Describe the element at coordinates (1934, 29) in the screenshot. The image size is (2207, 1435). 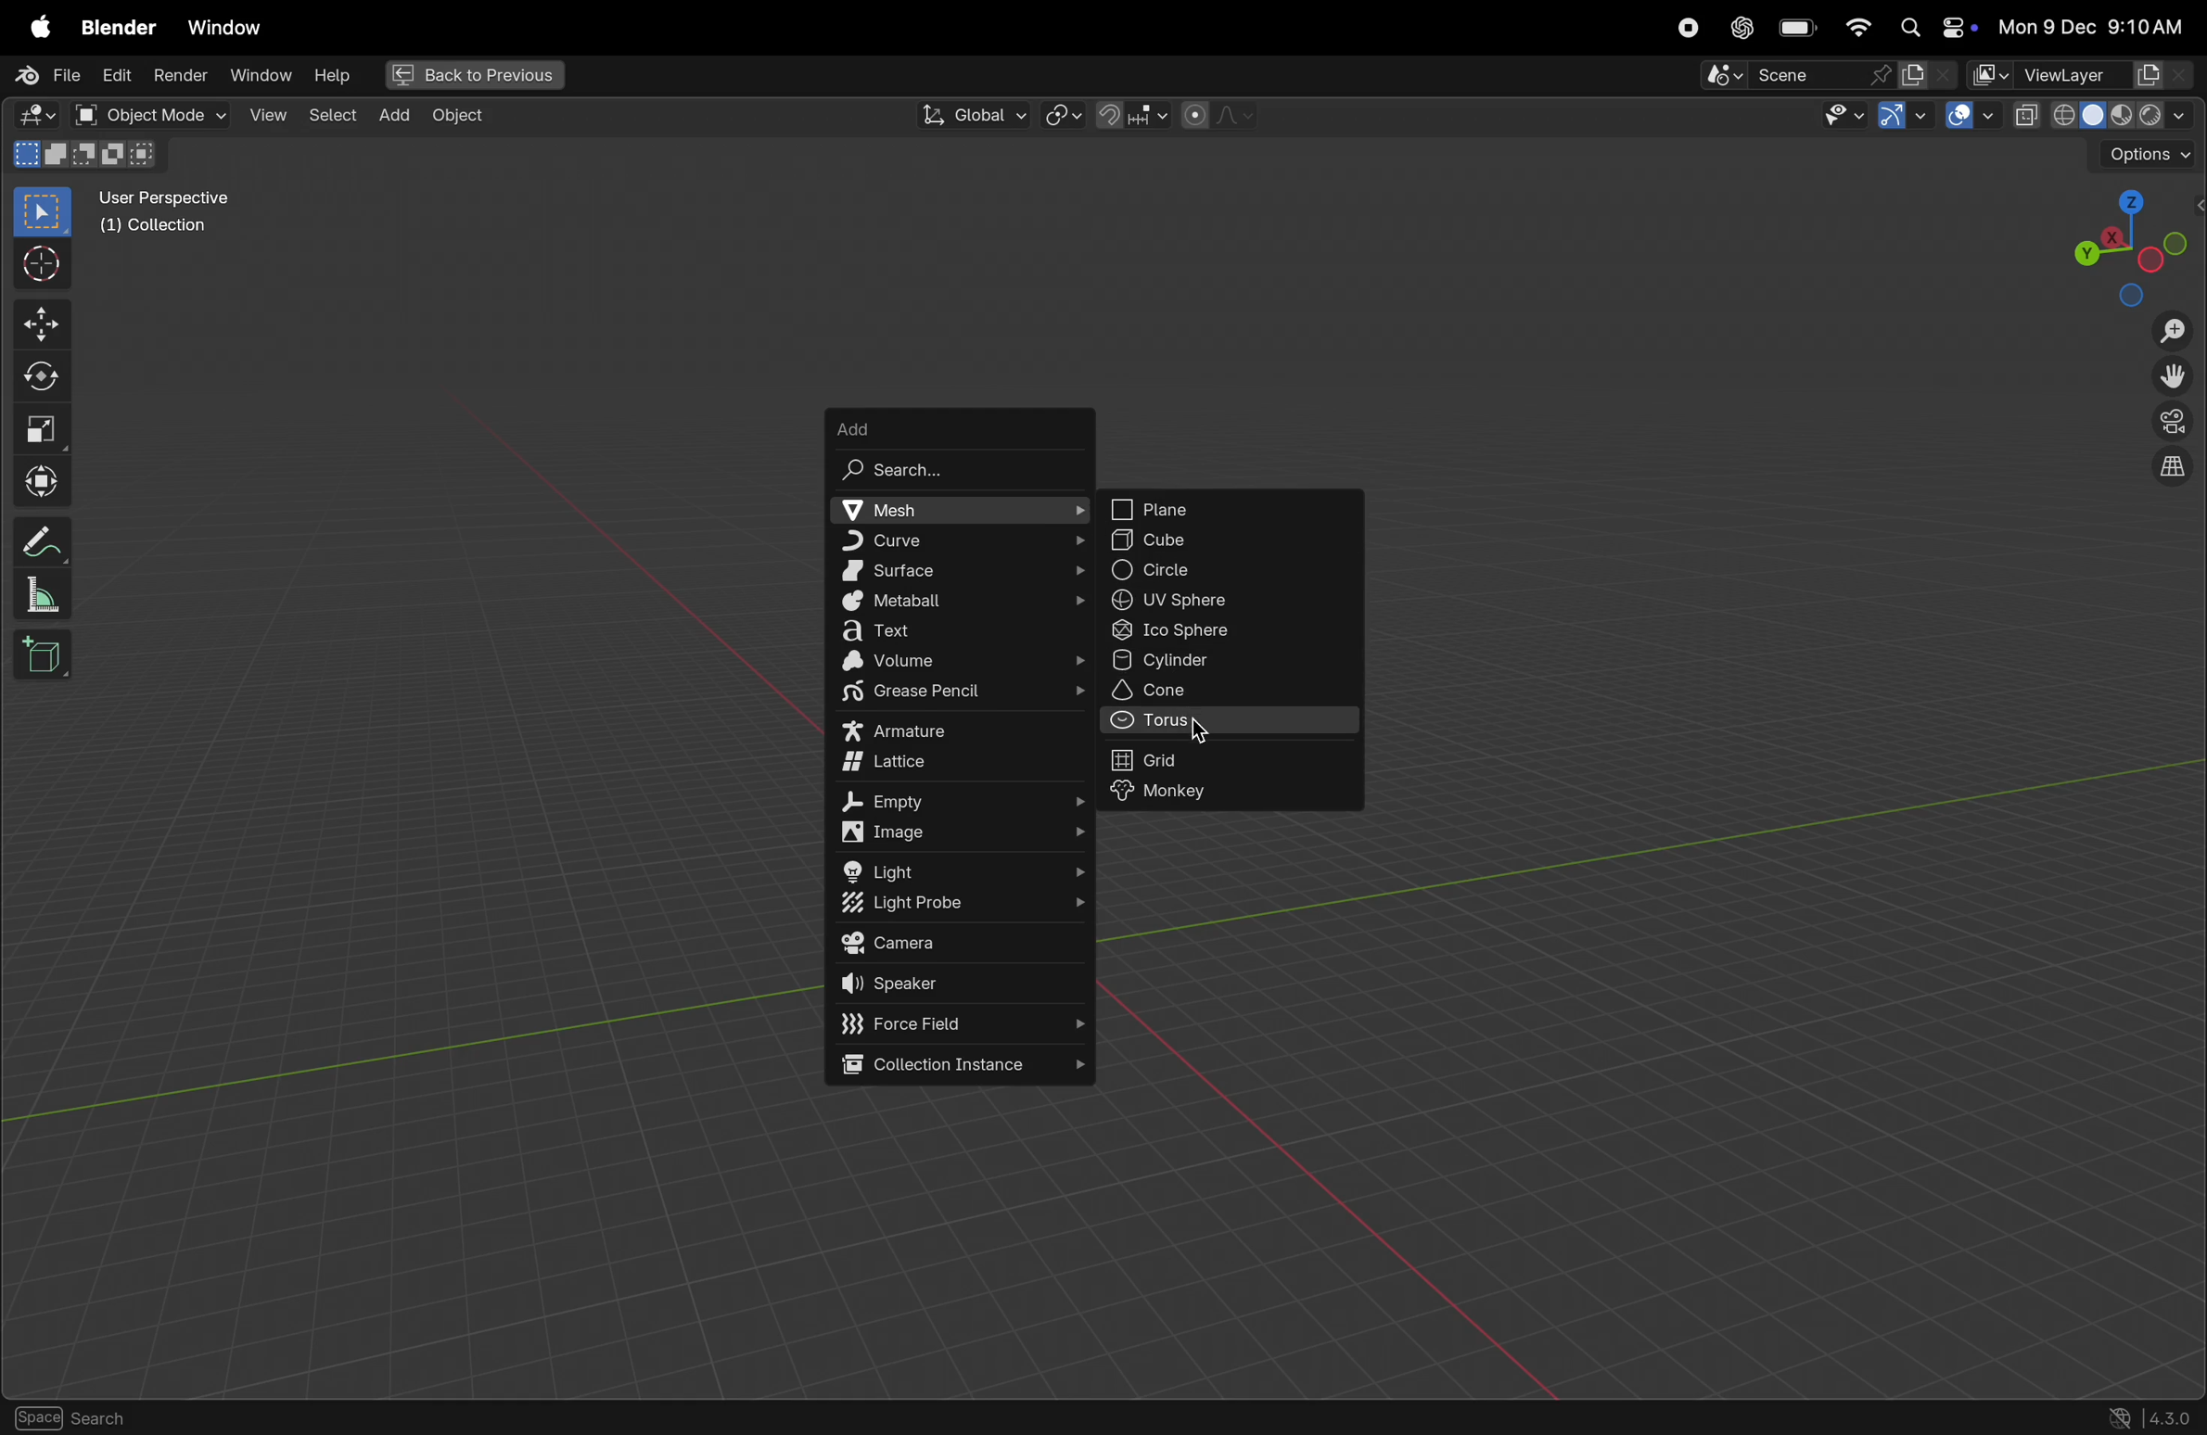
I see `apple widgets` at that location.